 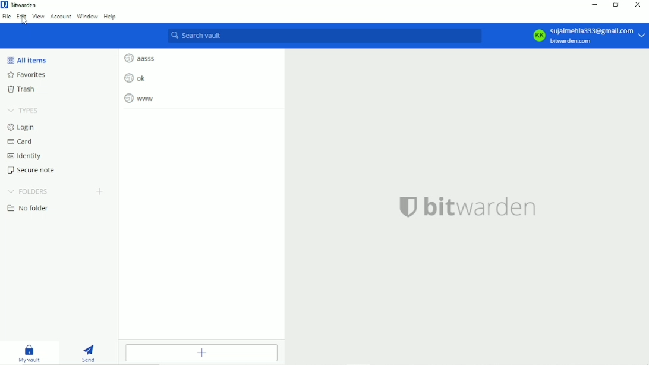 What do you see at coordinates (135, 78) in the screenshot?
I see `ok` at bounding box center [135, 78].